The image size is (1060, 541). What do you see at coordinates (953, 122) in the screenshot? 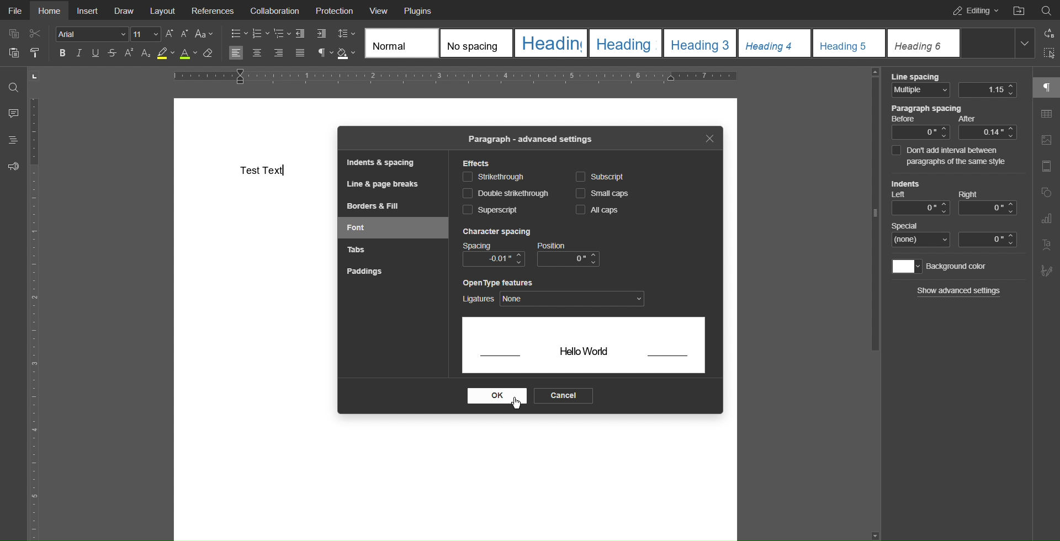
I see `Paragraph spacing` at bounding box center [953, 122].